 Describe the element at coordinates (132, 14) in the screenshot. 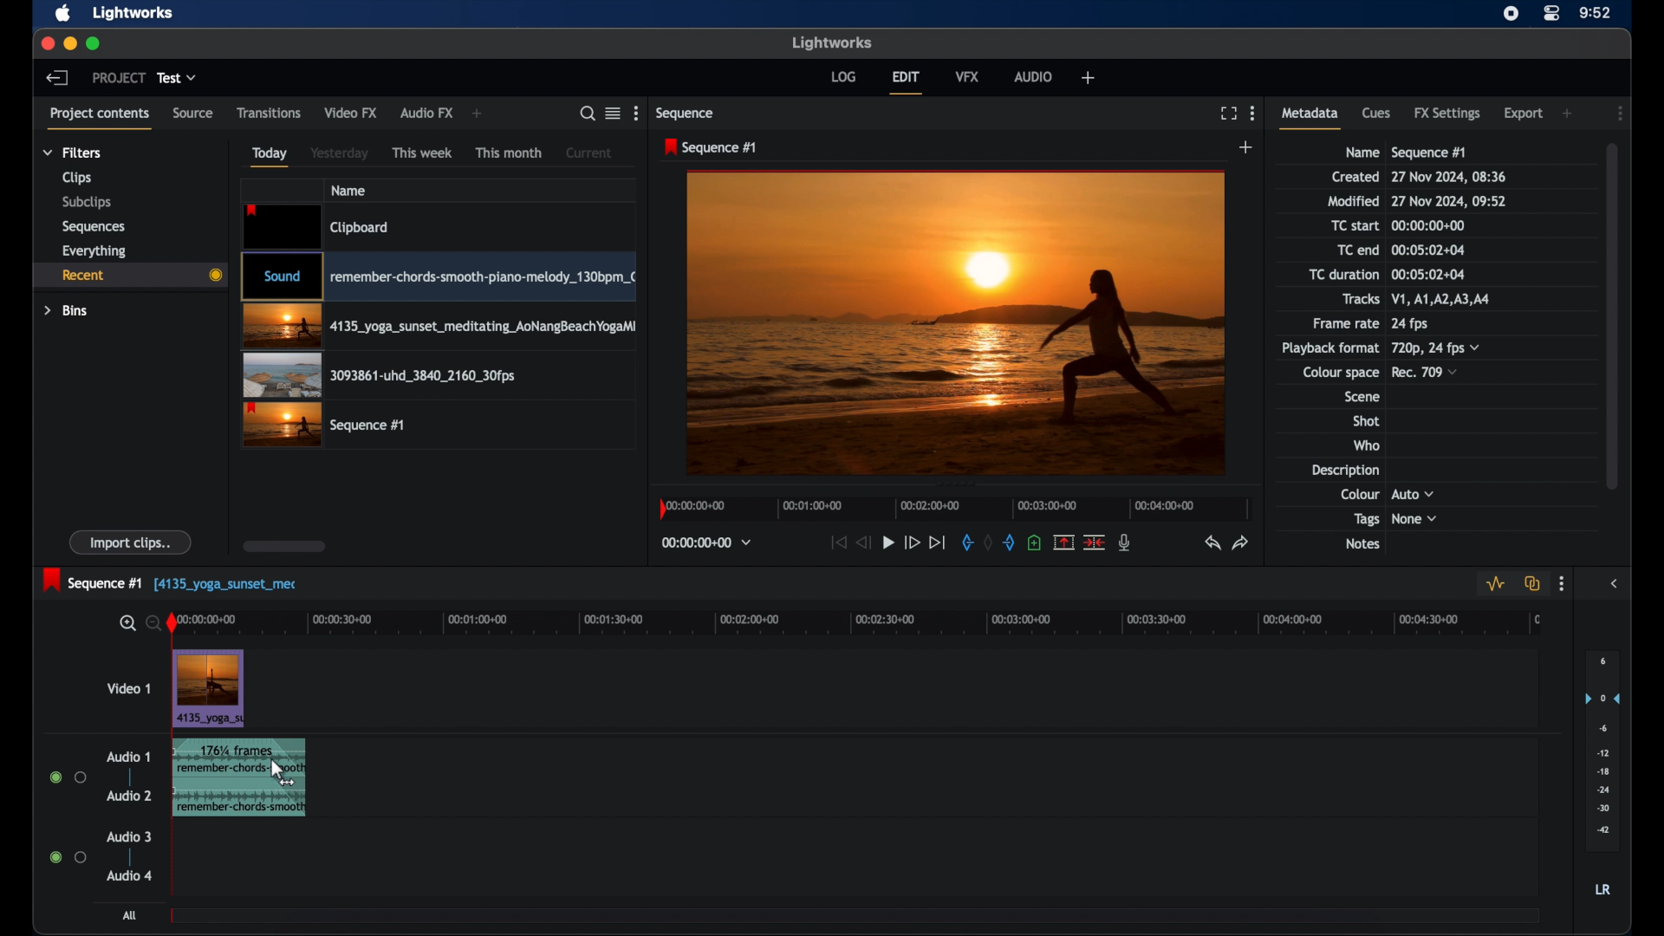

I see `lightworks` at that location.